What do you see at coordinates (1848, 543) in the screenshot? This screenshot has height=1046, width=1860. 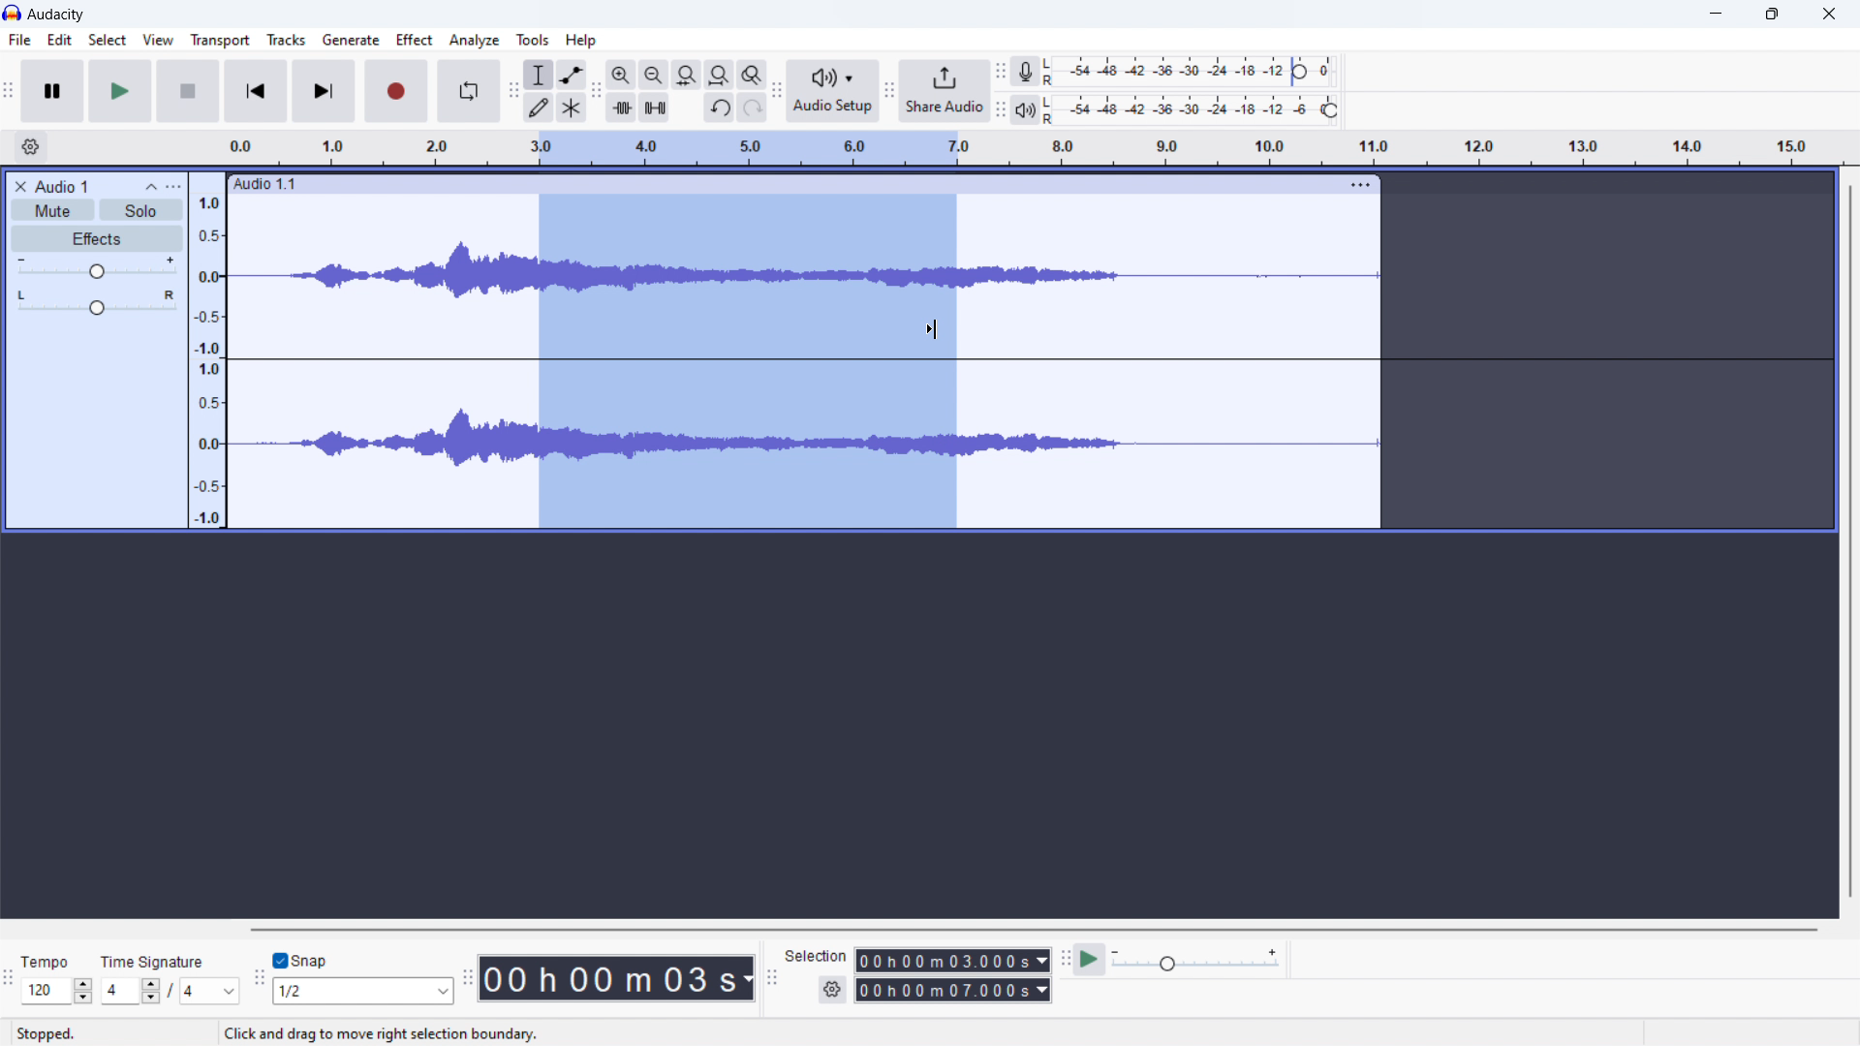 I see `vertical scrollbar` at bounding box center [1848, 543].